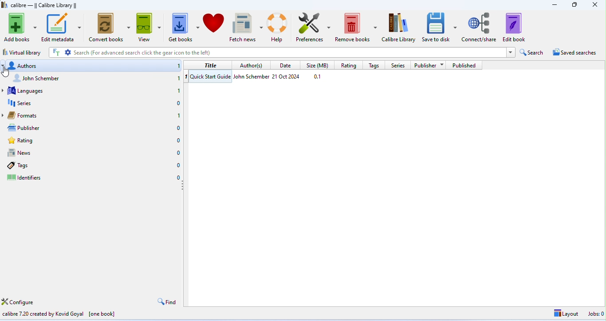 The width and height of the screenshot is (606, 321). I want to click on configure, so click(18, 300).